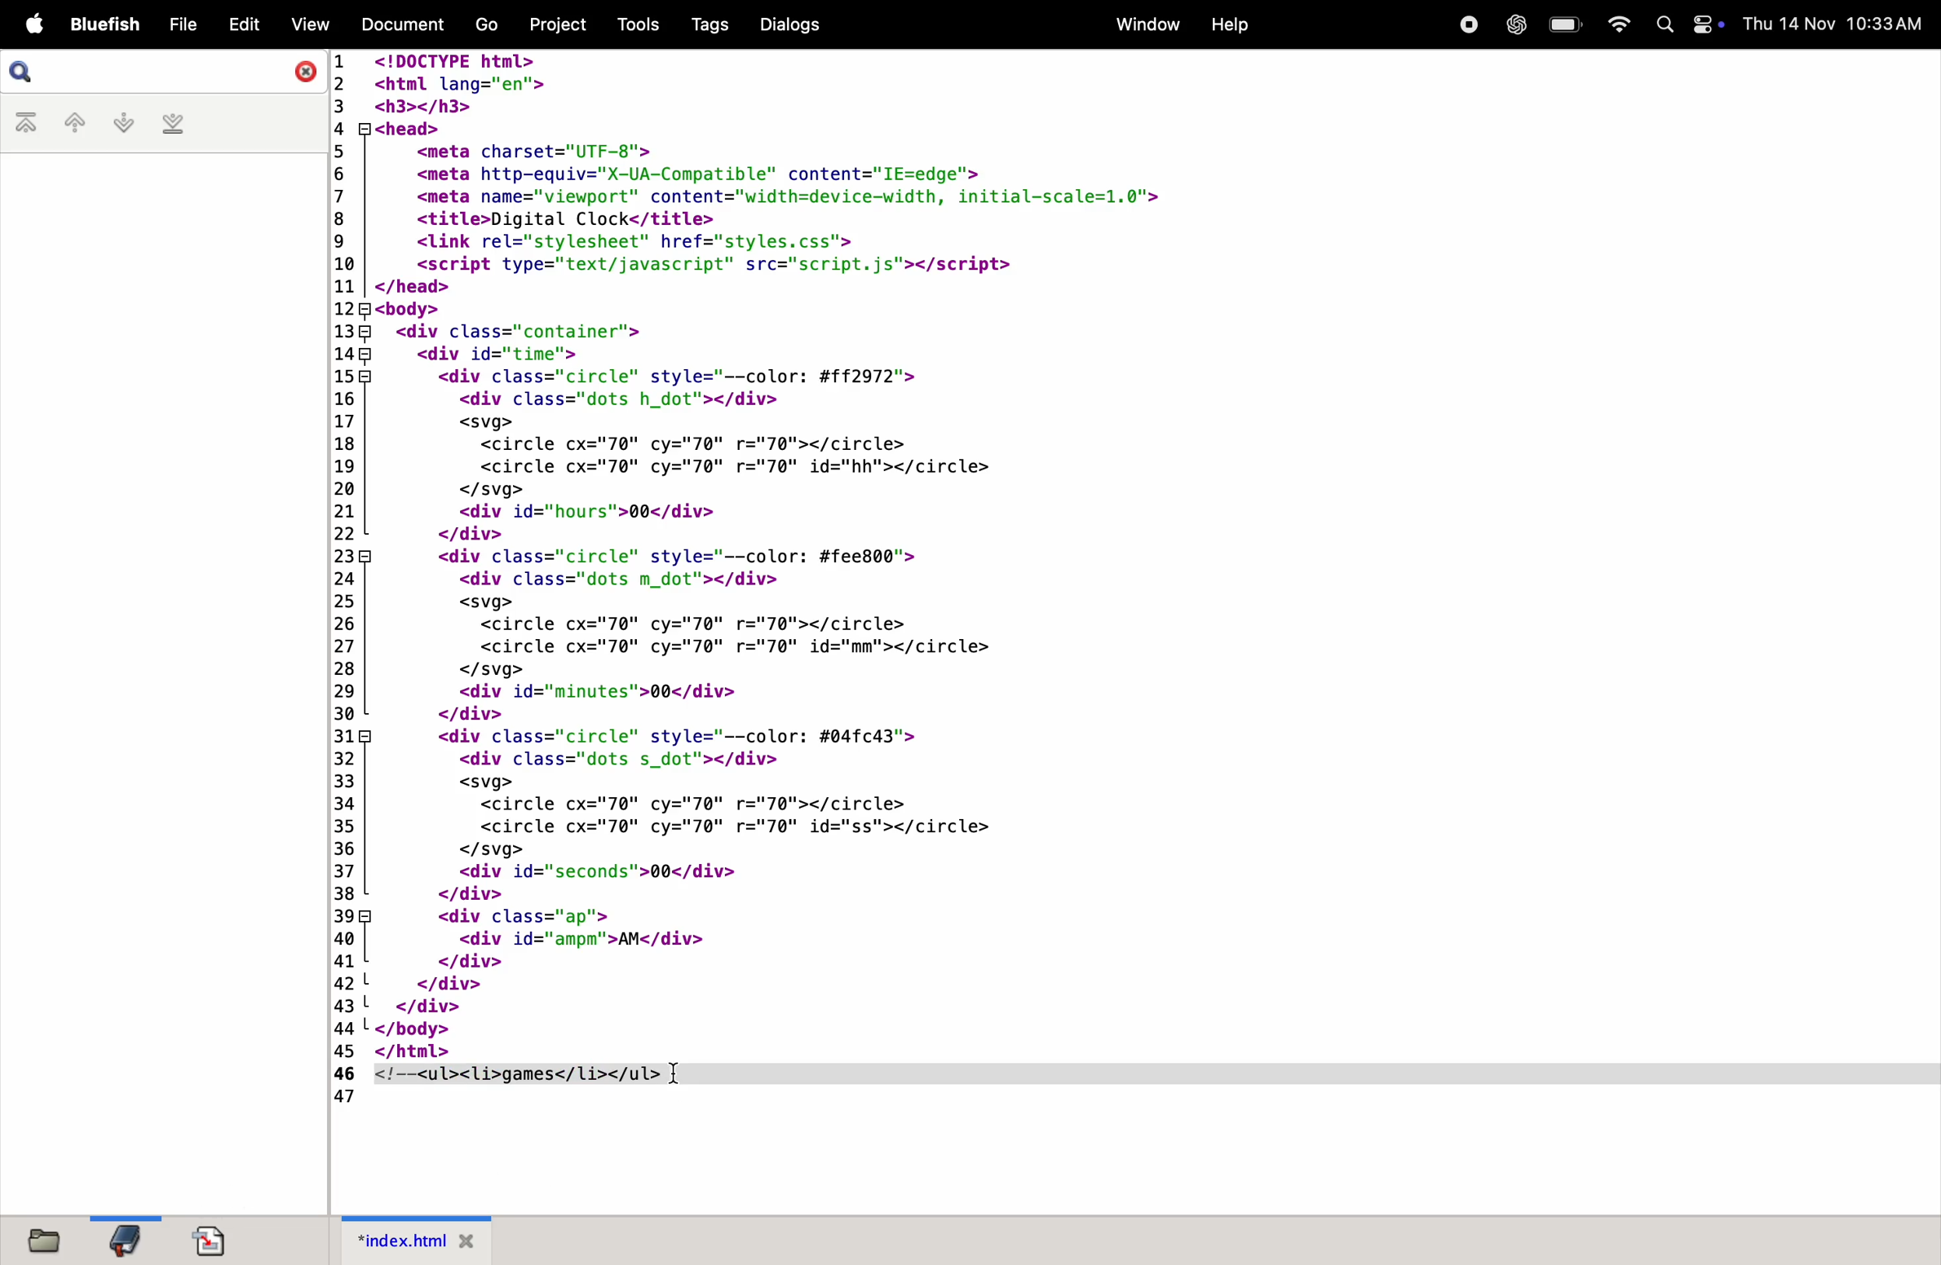 Image resolution: width=1941 pixels, height=1265 pixels. Describe the element at coordinates (49, 1241) in the screenshot. I see `files` at that location.